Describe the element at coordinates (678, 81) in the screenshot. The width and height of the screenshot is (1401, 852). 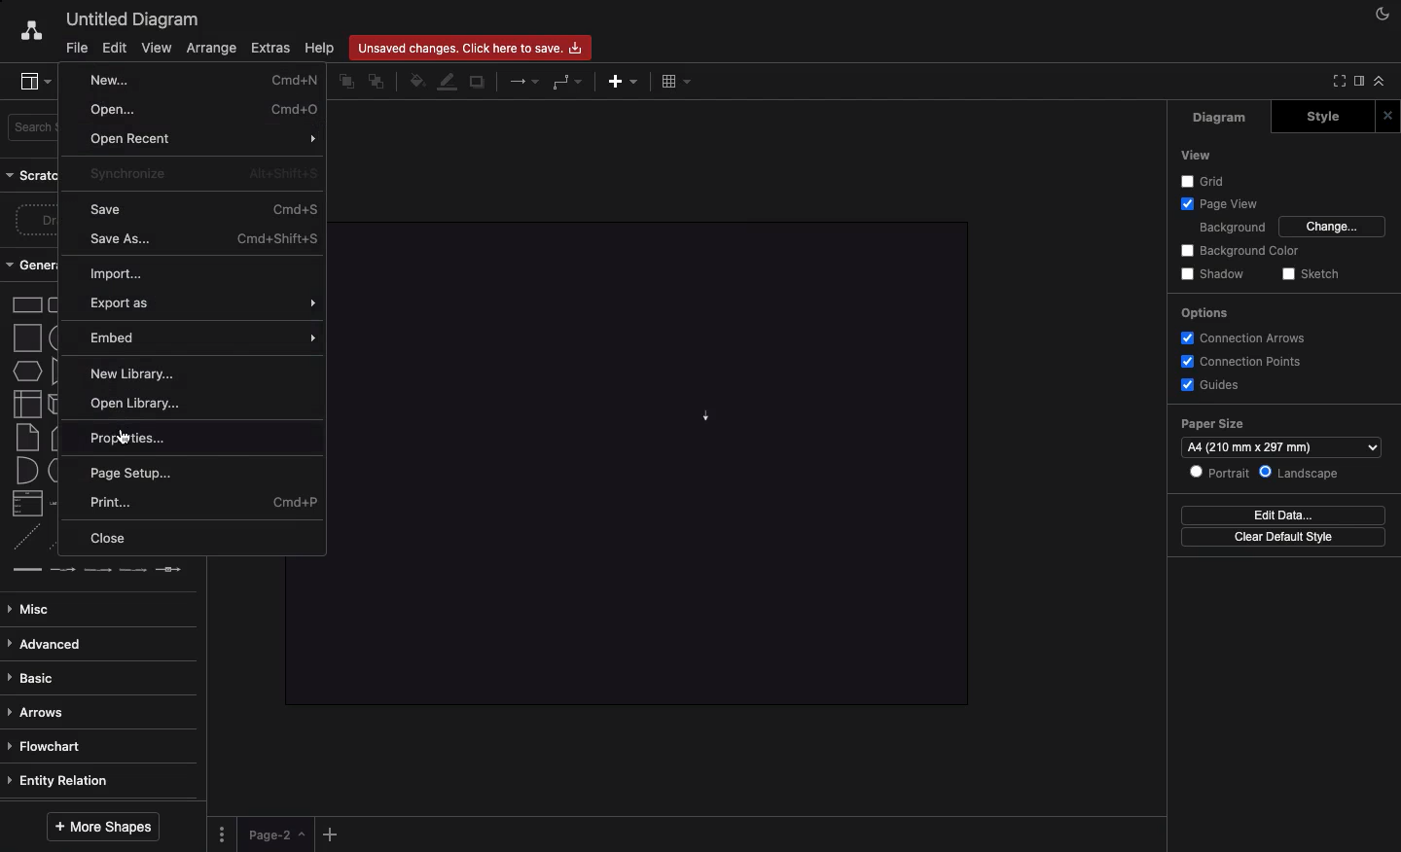
I see `Table` at that location.